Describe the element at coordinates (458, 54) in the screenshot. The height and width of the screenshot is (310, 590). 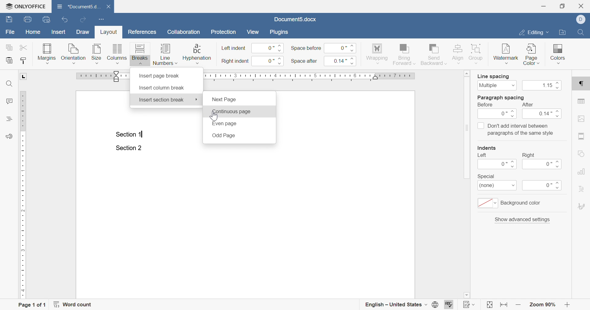
I see `align` at that location.